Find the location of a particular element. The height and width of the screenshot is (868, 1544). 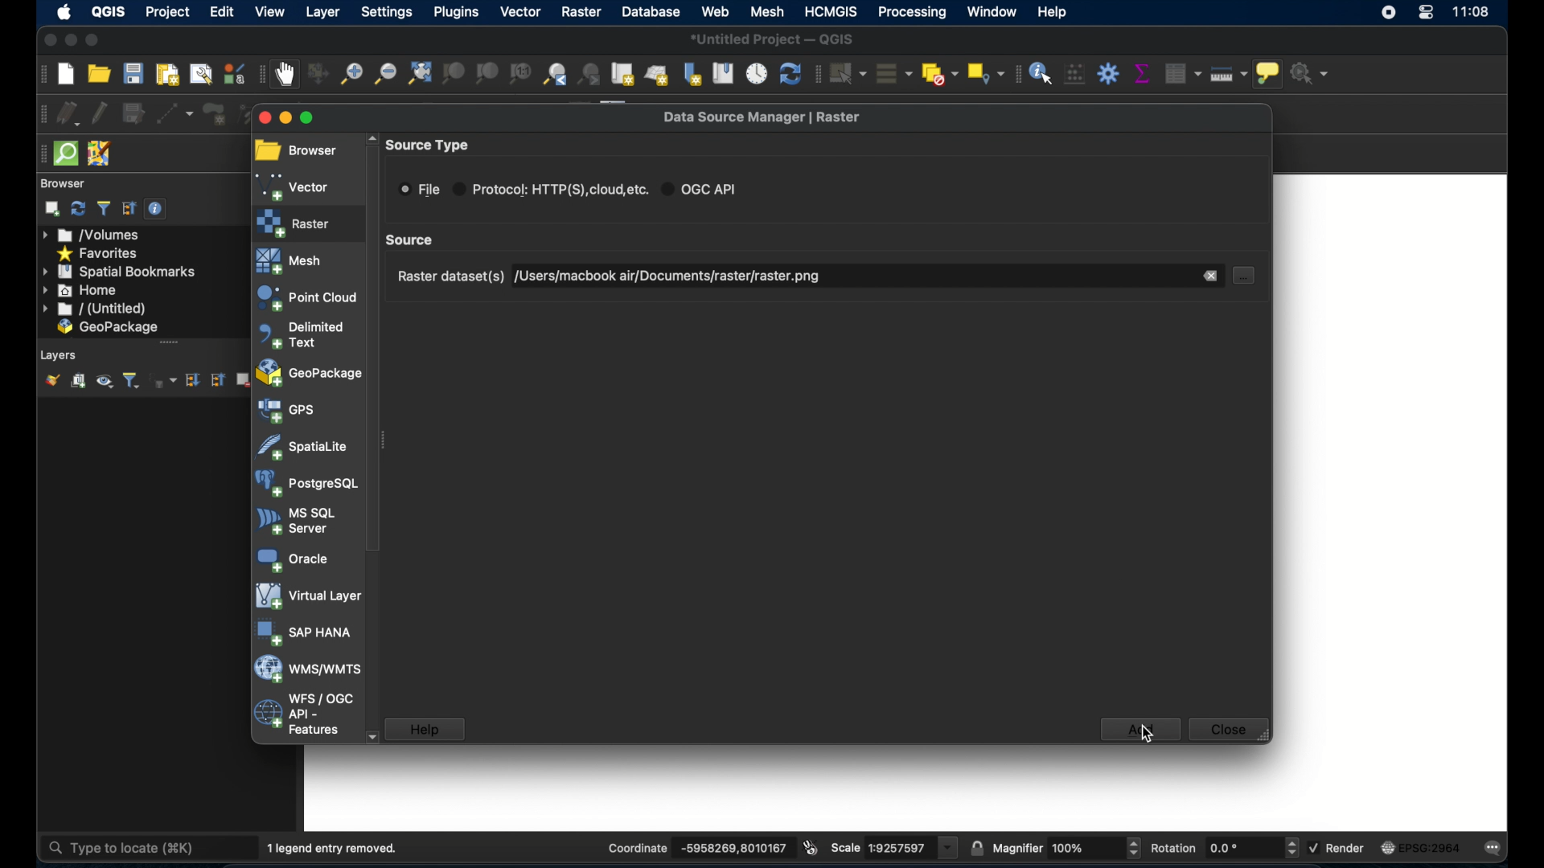

gps is located at coordinates (287, 412).